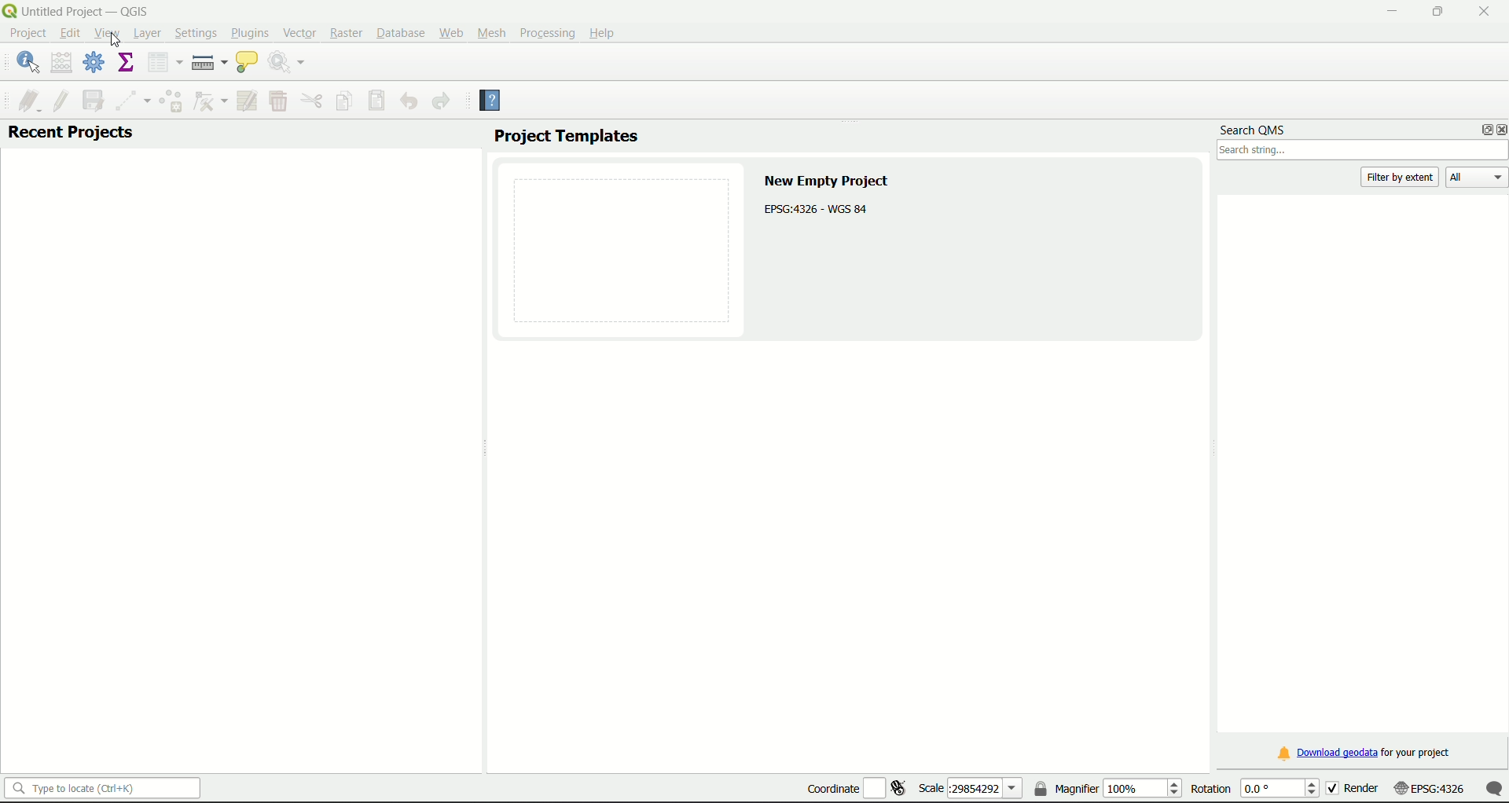 This screenshot has width=1509, height=803. I want to click on filter by extent, so click(1401, 176).